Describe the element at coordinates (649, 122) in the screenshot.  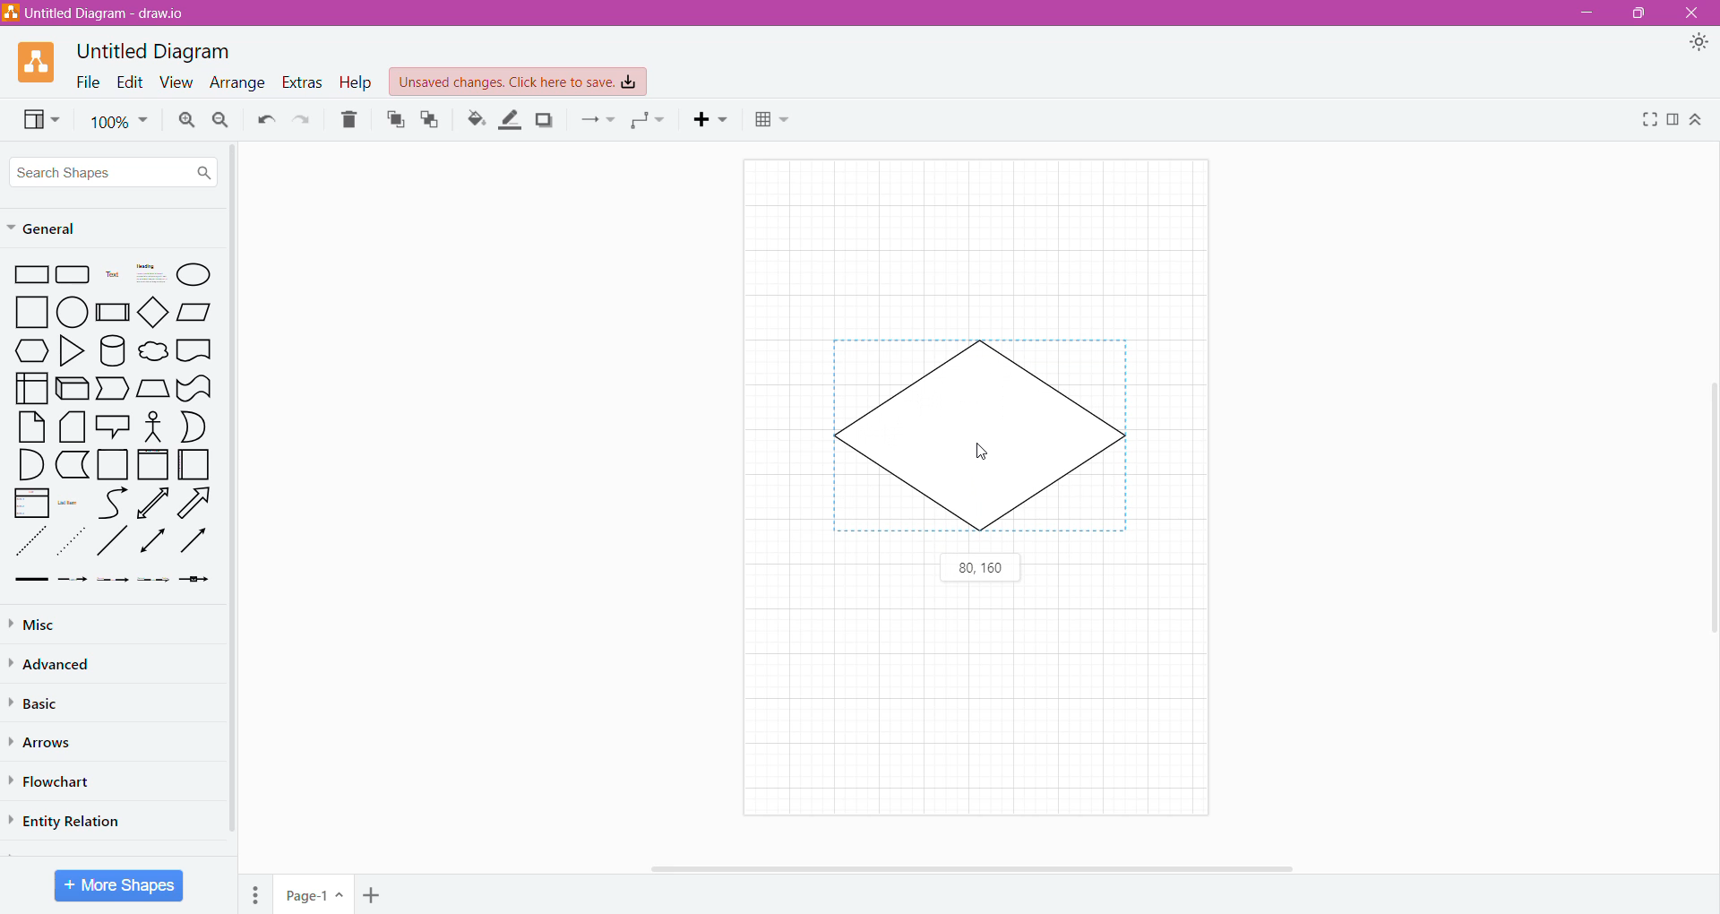
I see `Waypoints` at that location.